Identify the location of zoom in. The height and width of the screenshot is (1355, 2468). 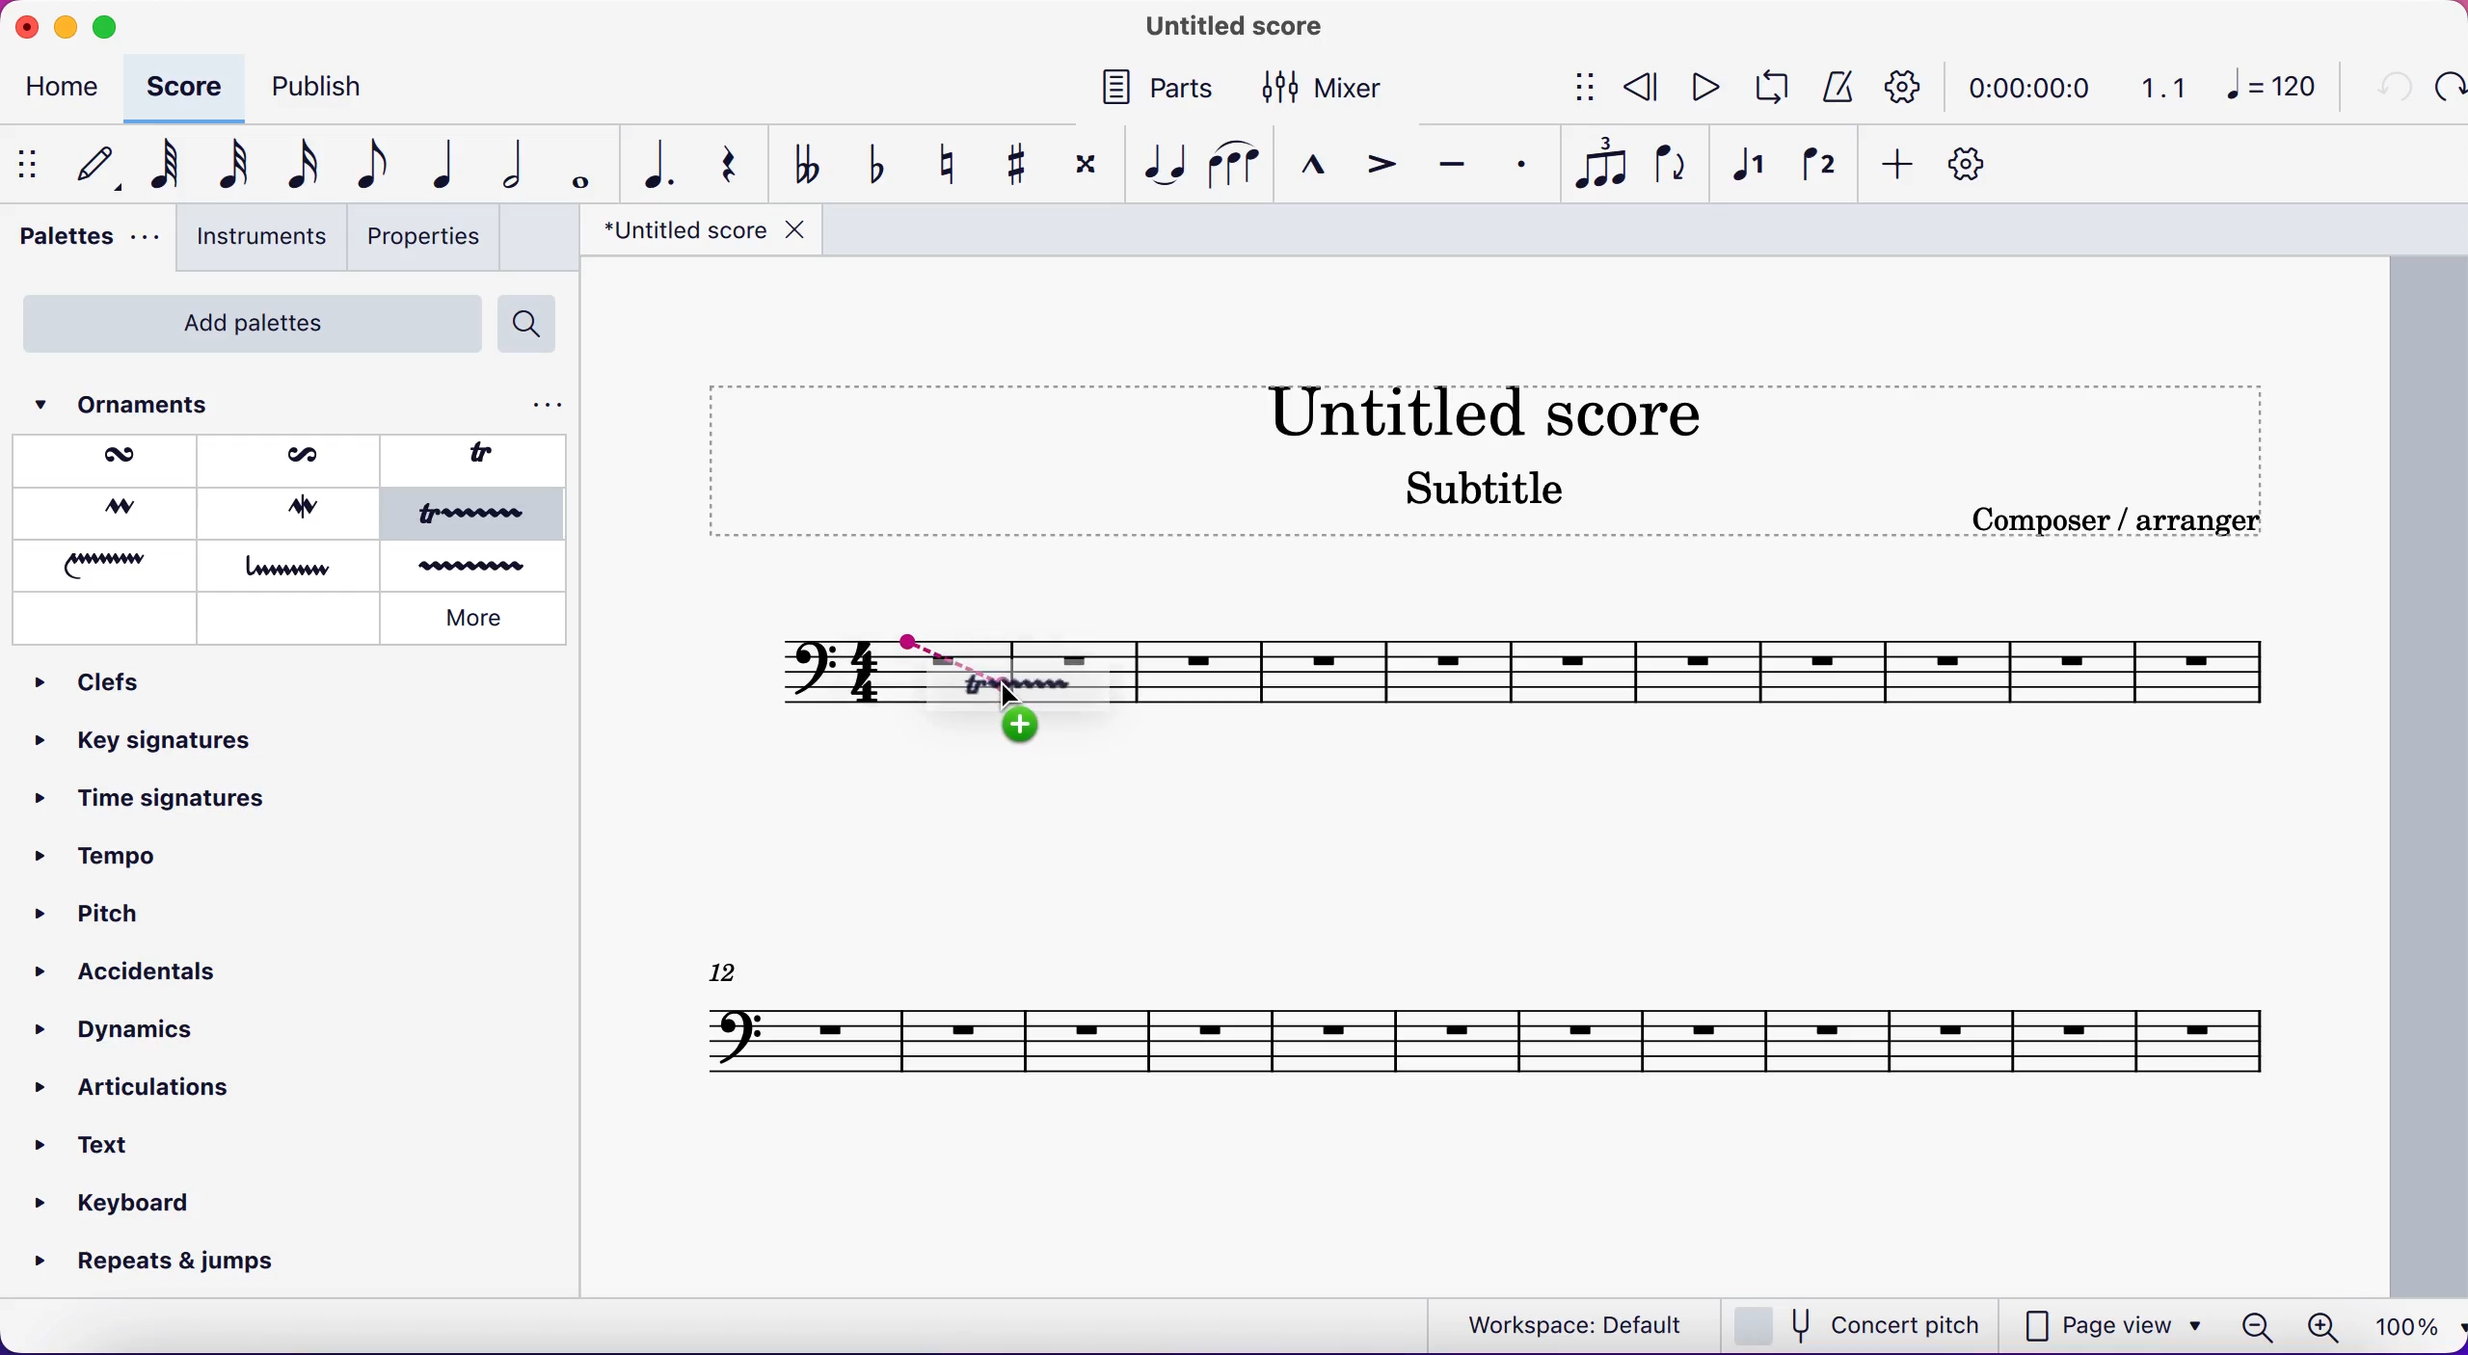
(2321, 1328).